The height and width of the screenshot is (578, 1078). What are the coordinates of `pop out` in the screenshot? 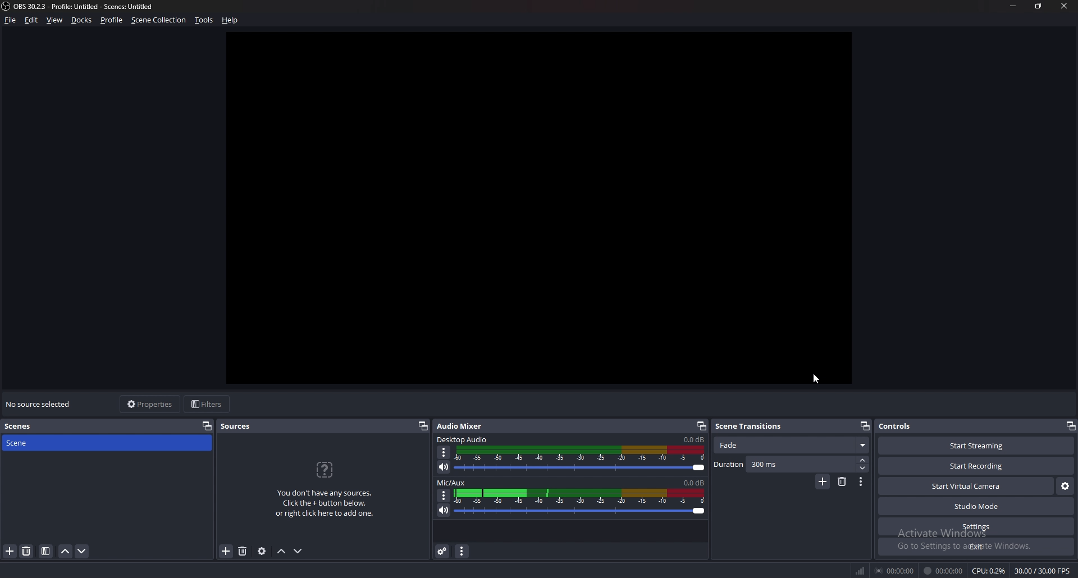 It's located at (864, 426).